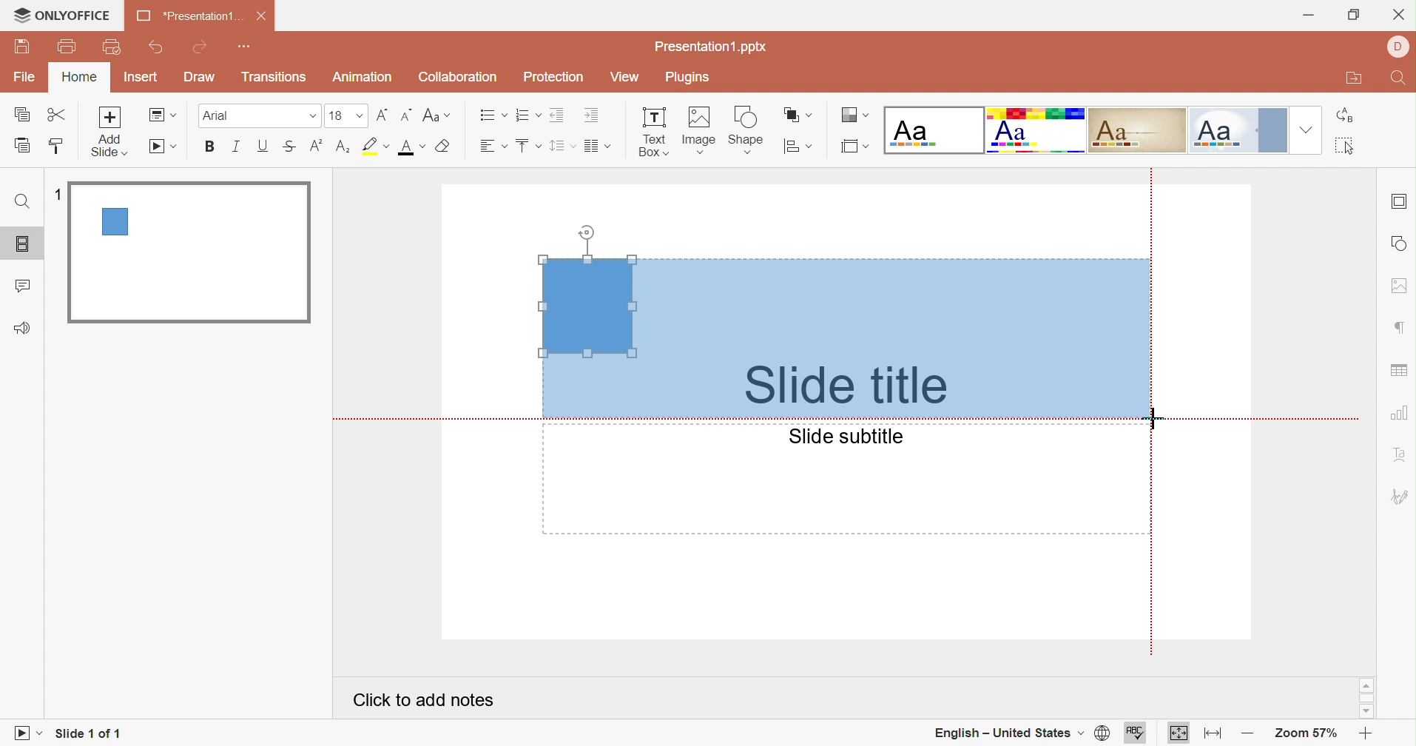 This screenshot has height=746, width=1416. I want to click on Save, so click(22, 47).